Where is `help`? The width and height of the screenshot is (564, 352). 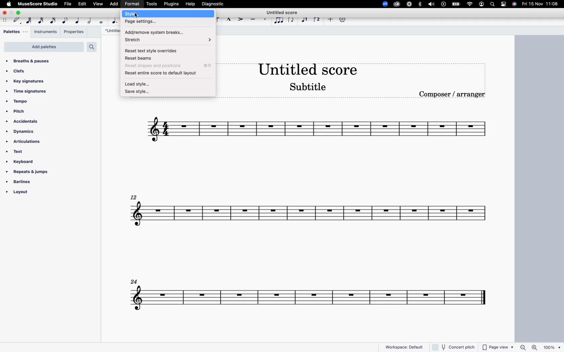 help is located at coordinates (190, 5).